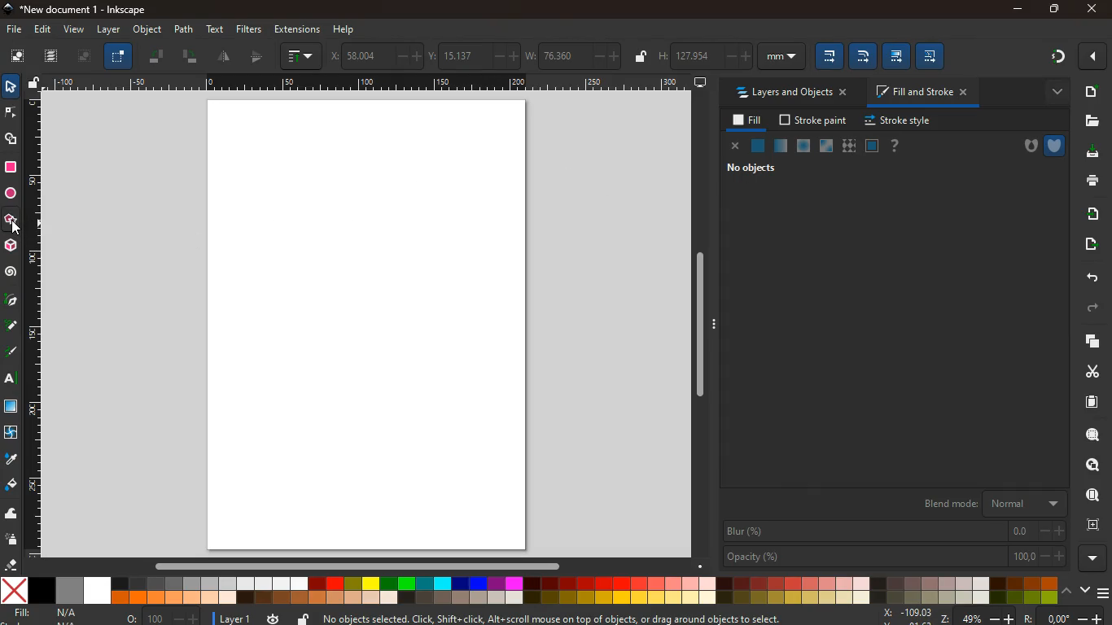 Image resolution: width=1112 pixels, height=625 pixels. What do you see at coordinates (11, 539) in the screenshot?
I see `spray` at bounding box center [11, 539].